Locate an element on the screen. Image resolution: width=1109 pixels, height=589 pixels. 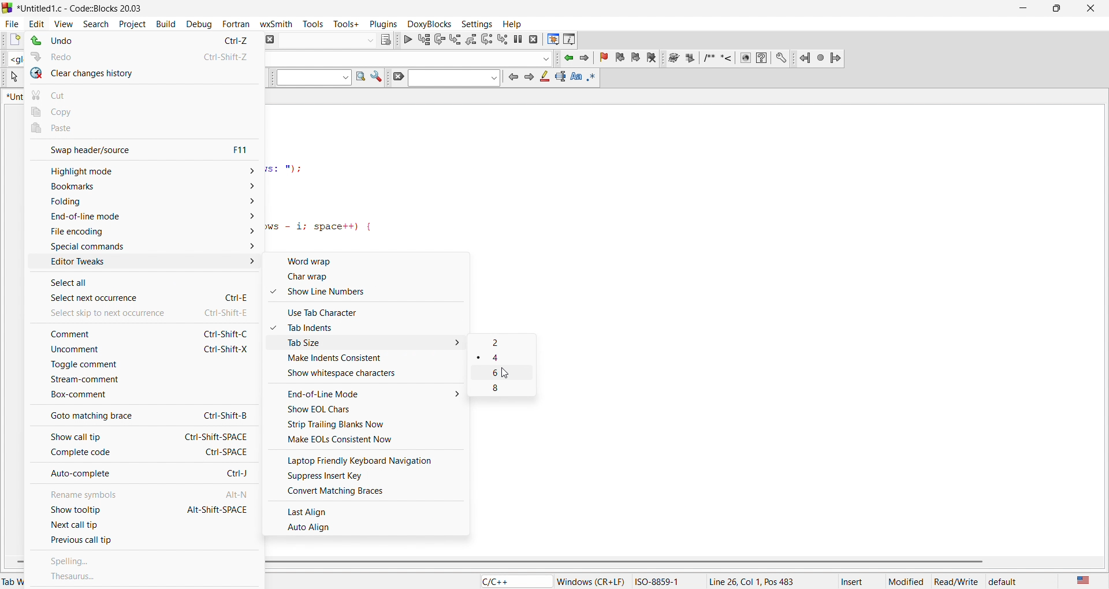
laptop friendly keyboard nav is located at coordinates (371, 459).